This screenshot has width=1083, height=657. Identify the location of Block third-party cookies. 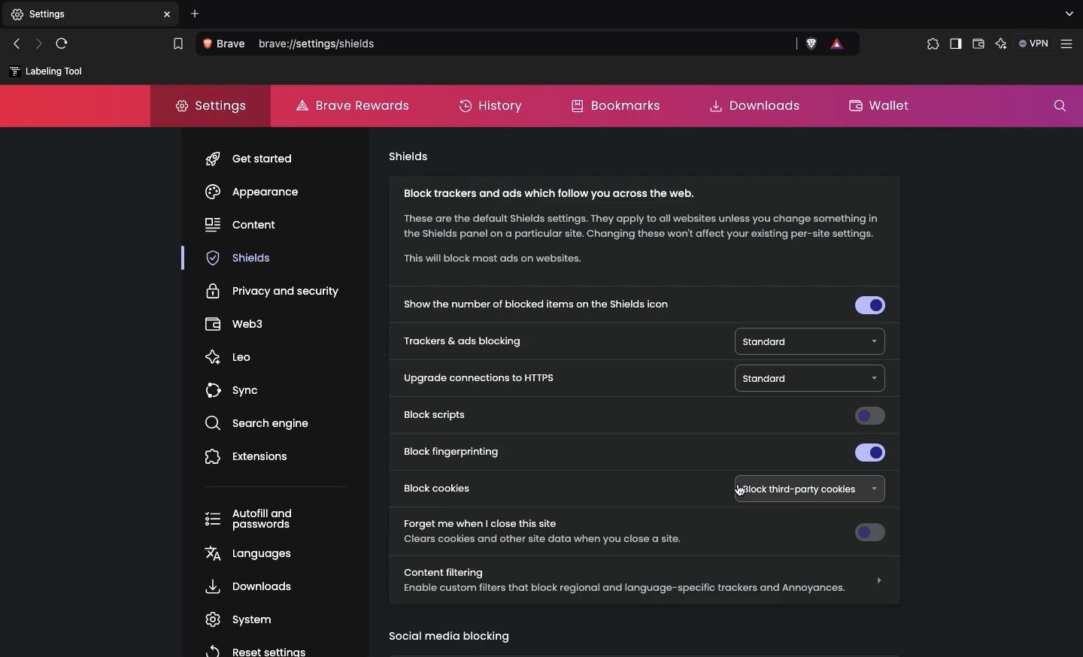
(808, 487).